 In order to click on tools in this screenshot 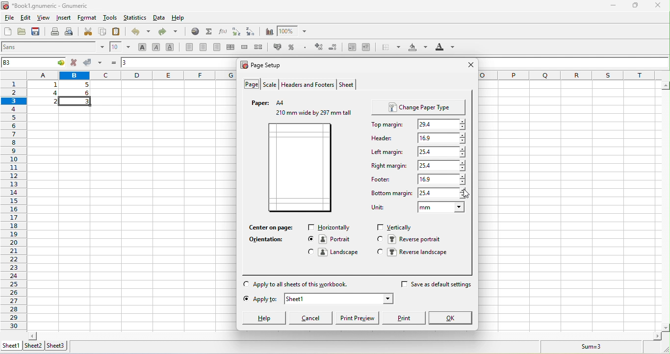, I will do `click(110, 19)`.